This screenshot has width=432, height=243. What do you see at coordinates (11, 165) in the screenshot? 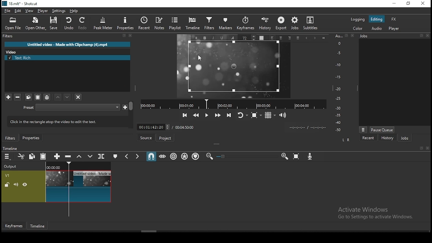
I see `Output` at bounding box center [11, 165].